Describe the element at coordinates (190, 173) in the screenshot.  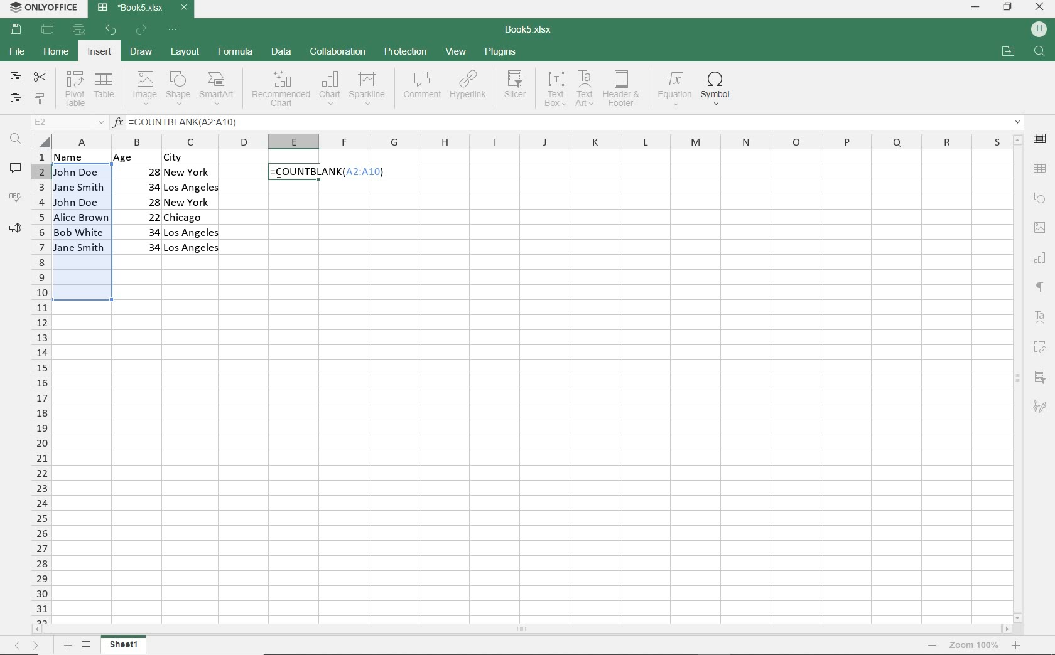
I see `New york` at that location.